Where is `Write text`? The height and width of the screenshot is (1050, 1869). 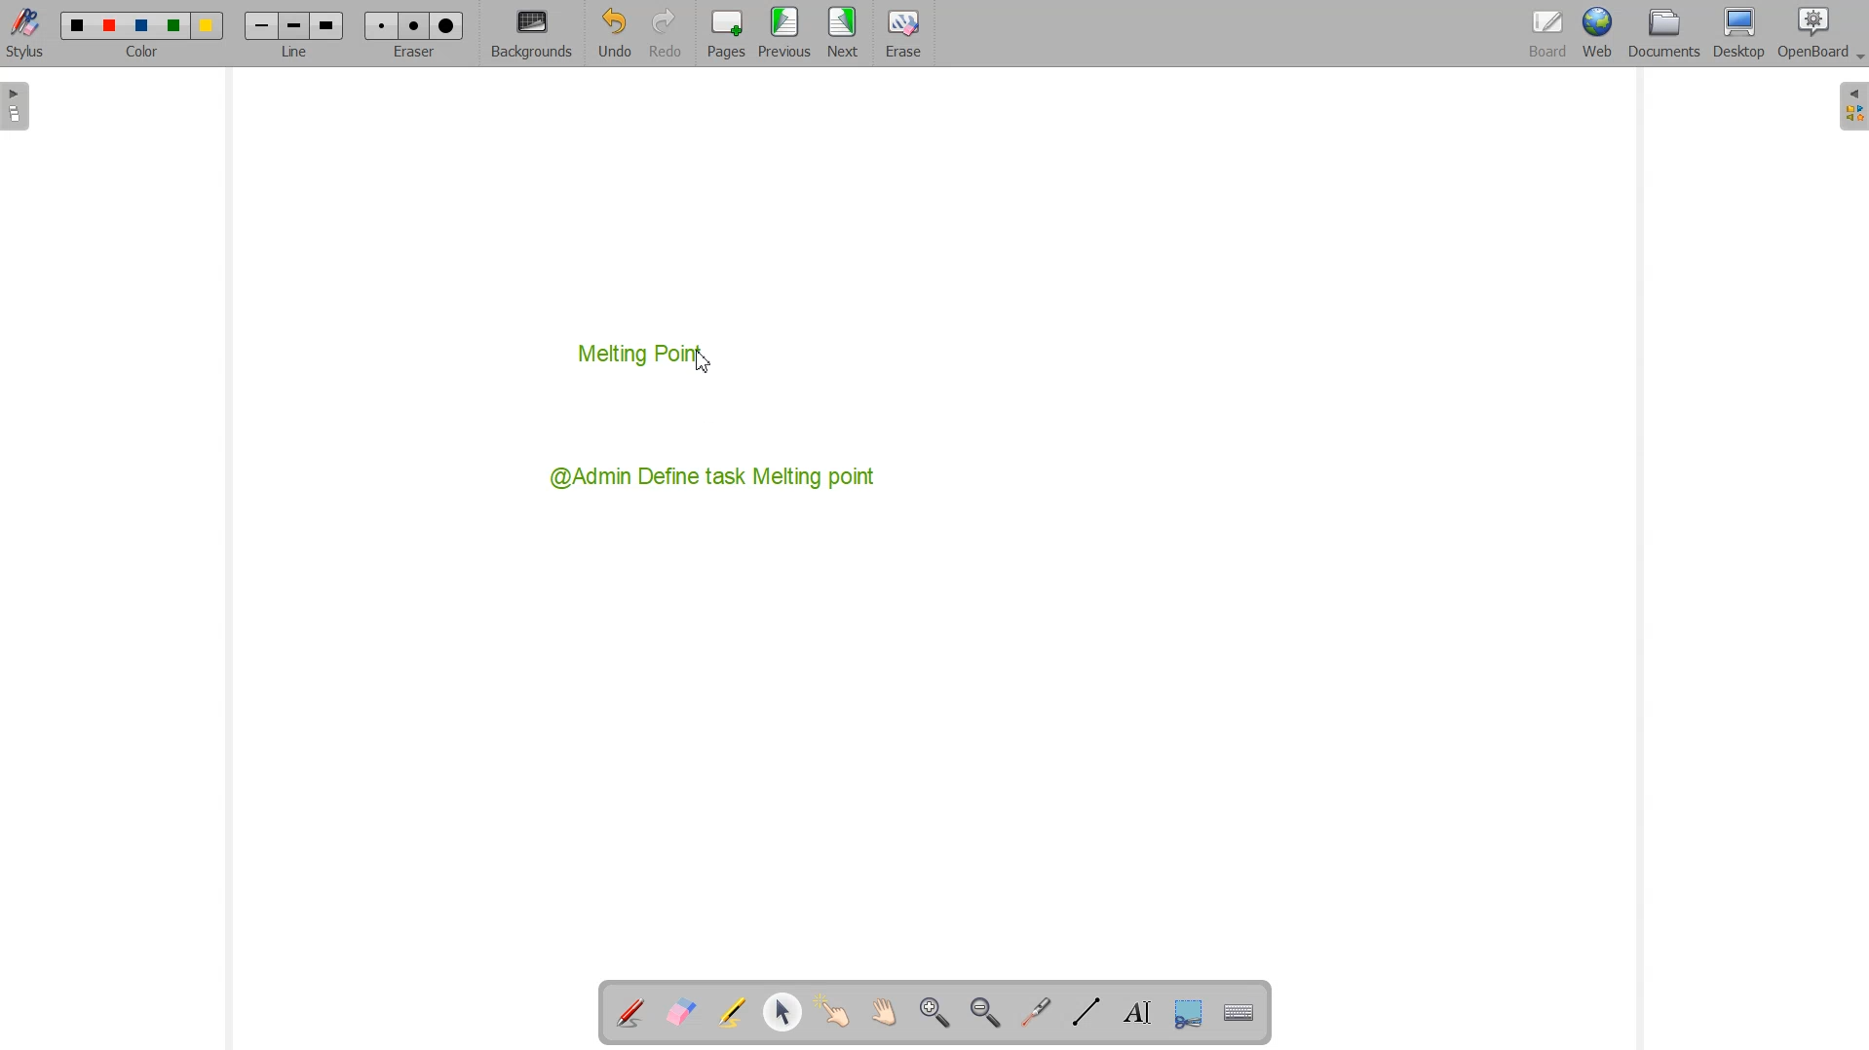 Write text is located at coordinates (1132, 1010).